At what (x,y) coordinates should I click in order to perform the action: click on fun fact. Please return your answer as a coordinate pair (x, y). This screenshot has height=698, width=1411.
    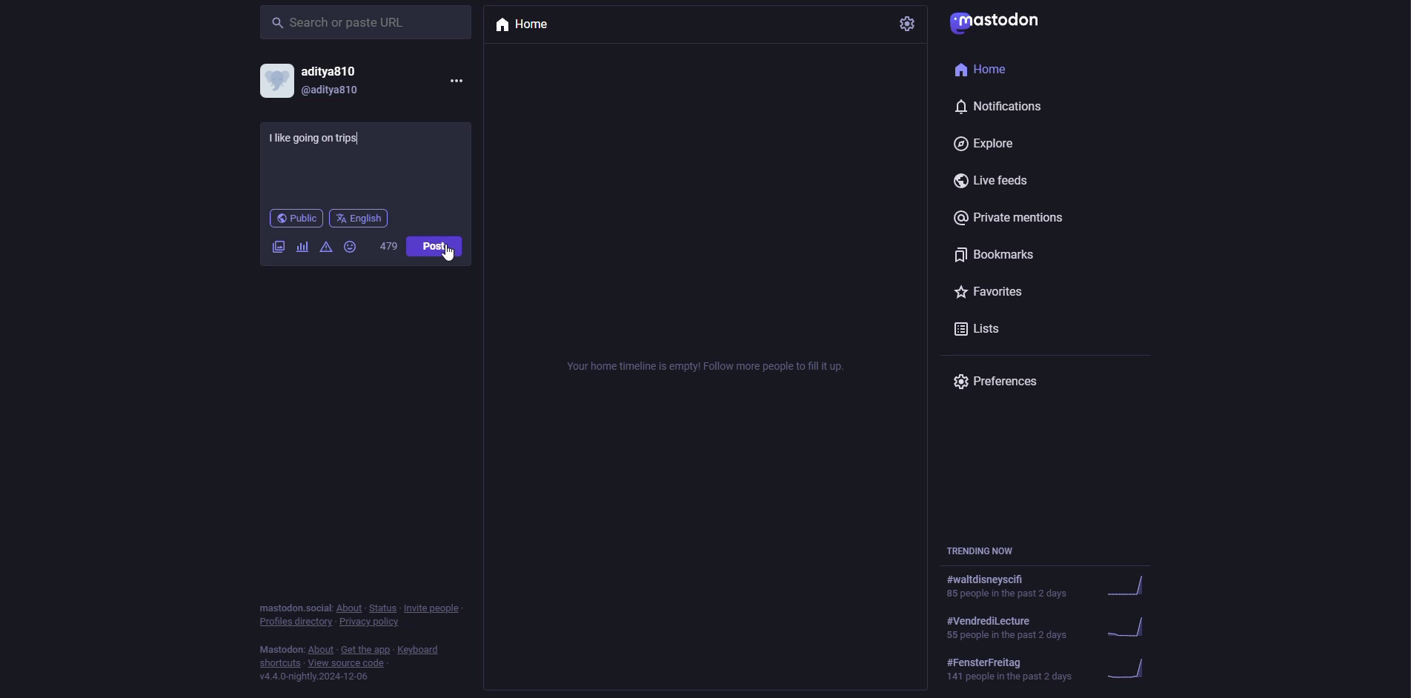
    Looking at the image, I should click on (341, 147).